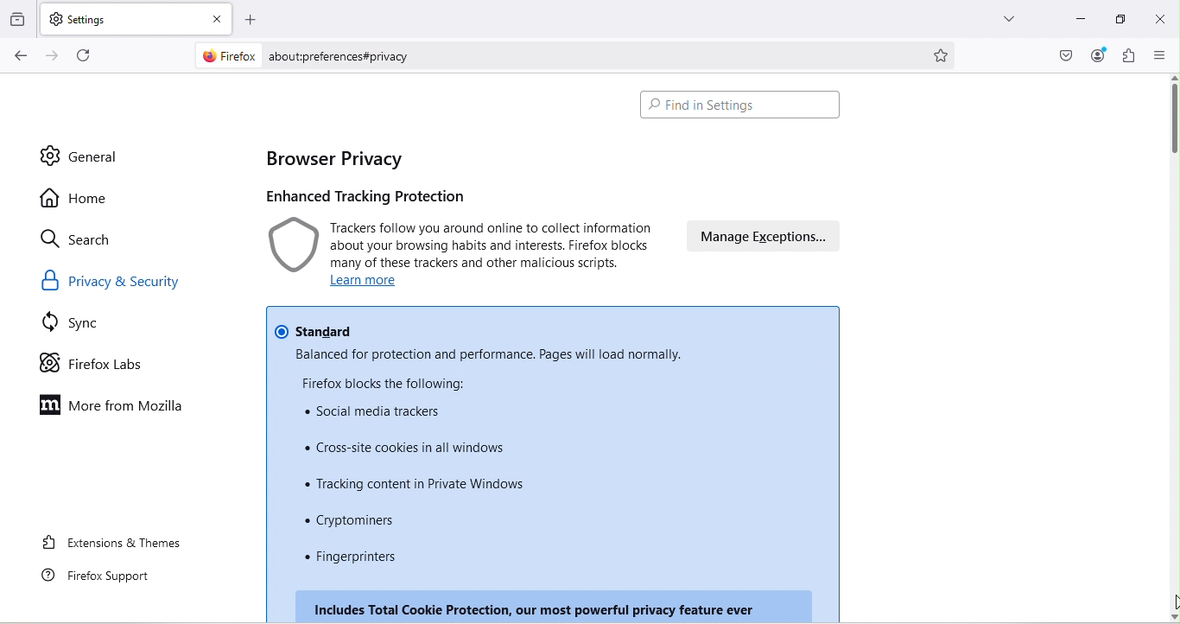 Image resolution: width=1180 pixels, height=624 pixels. What do you see at coordinates (403, 444) in the screenshot?
I see `Cross-site cookies in all windows` at bounding box center [403, 444].